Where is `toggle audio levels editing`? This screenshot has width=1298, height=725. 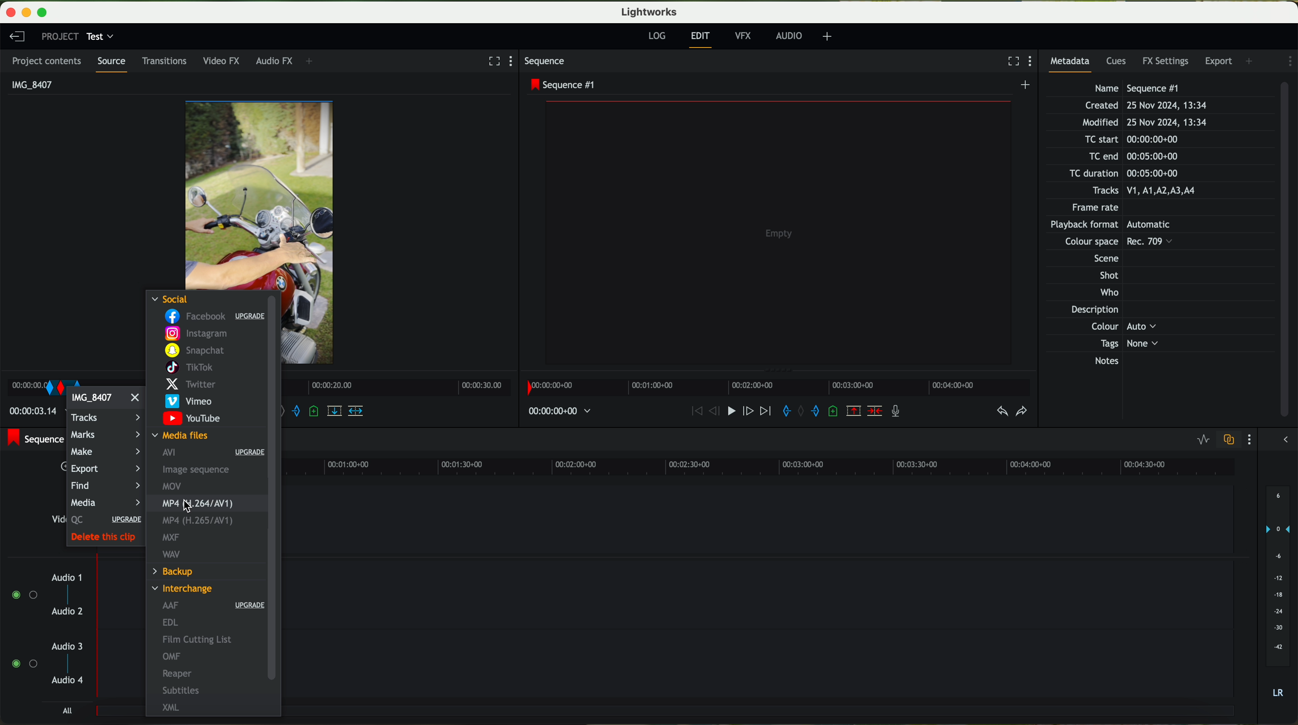 toggle audio levels editing is located at coordinates (1203, 440).